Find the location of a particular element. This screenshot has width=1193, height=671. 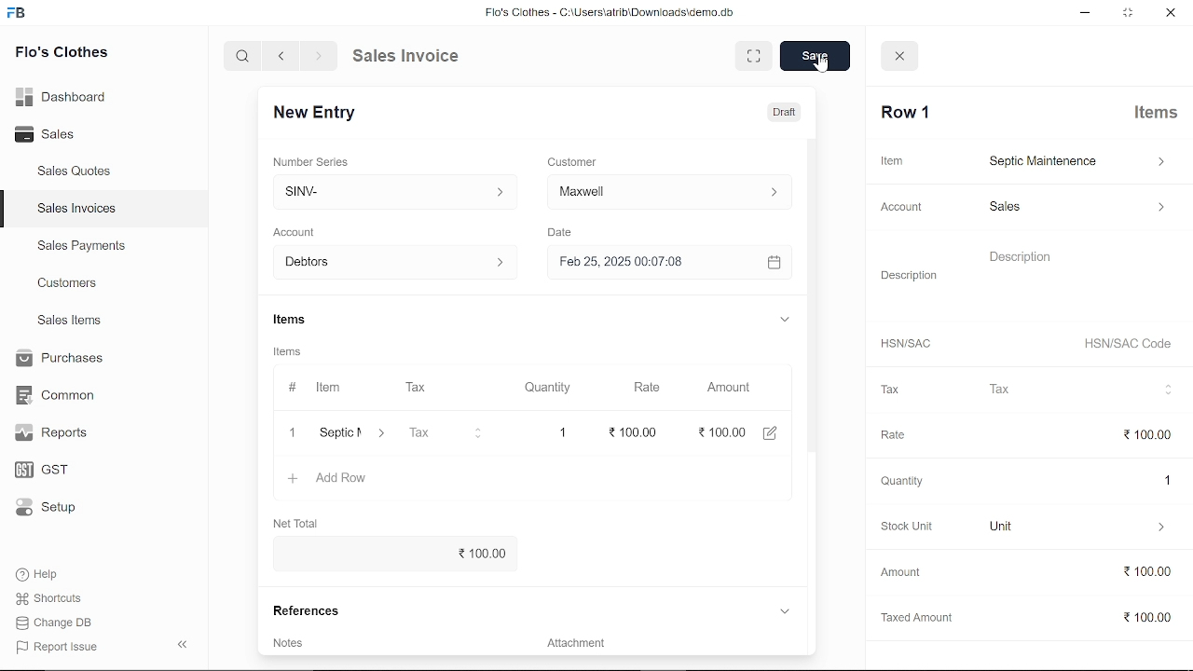

save is located at coordinates (816, 56).